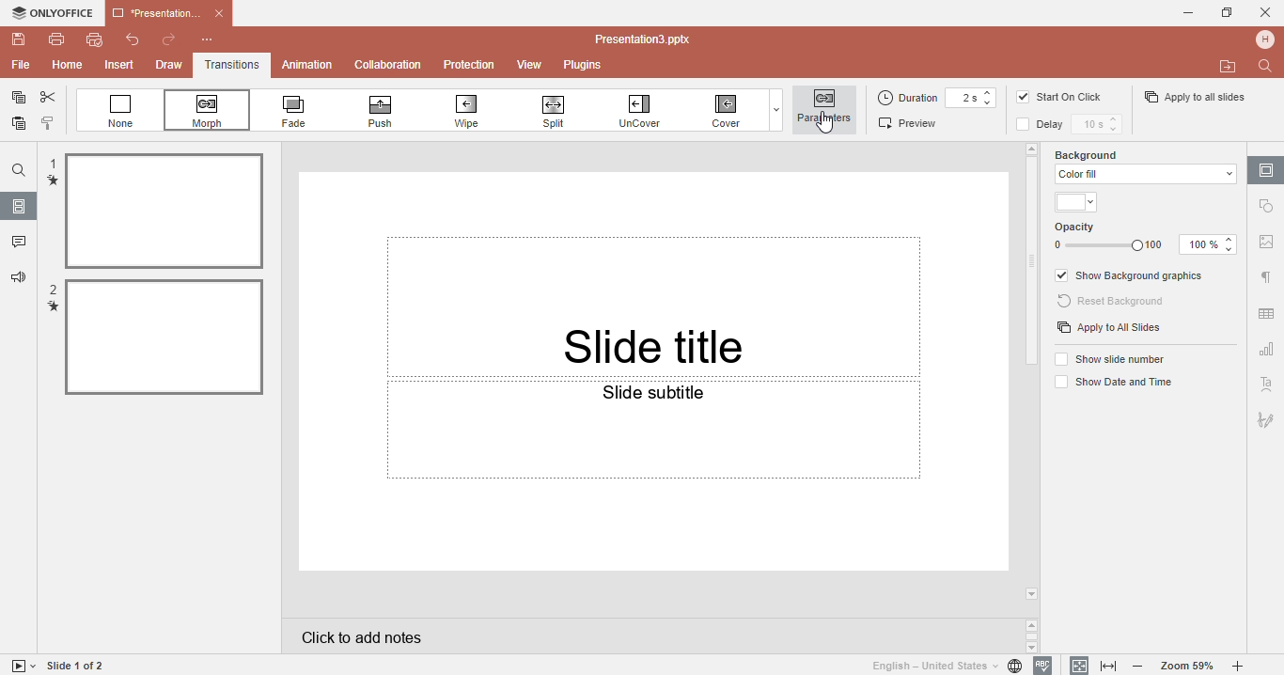 The height and width of the screenshot is (675, 1284). What do you see at coordinates (829, 124) in the screenshot?
I see `Cursor on parameters` at bounding box center [829, 124].